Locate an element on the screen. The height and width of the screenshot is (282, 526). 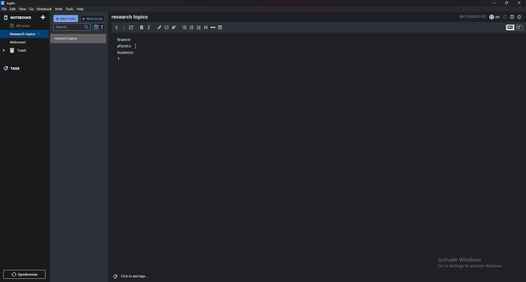
minimize is located at coordinates (494, 3).